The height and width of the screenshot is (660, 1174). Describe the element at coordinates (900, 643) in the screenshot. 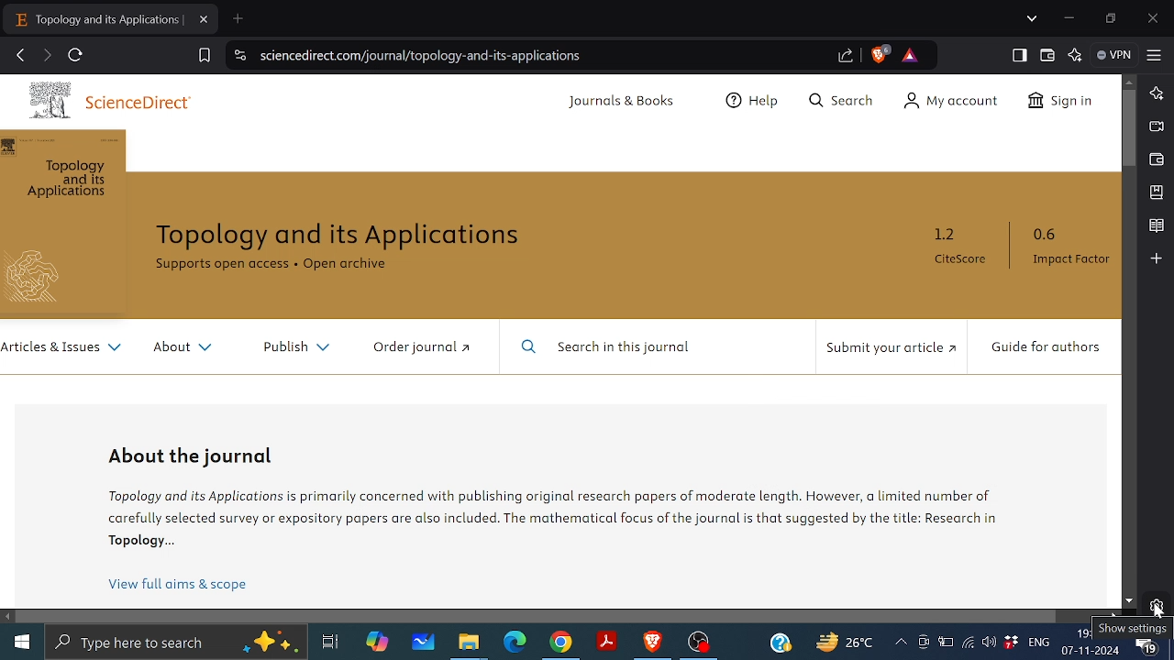

I see `Show hidden icons` at that location.